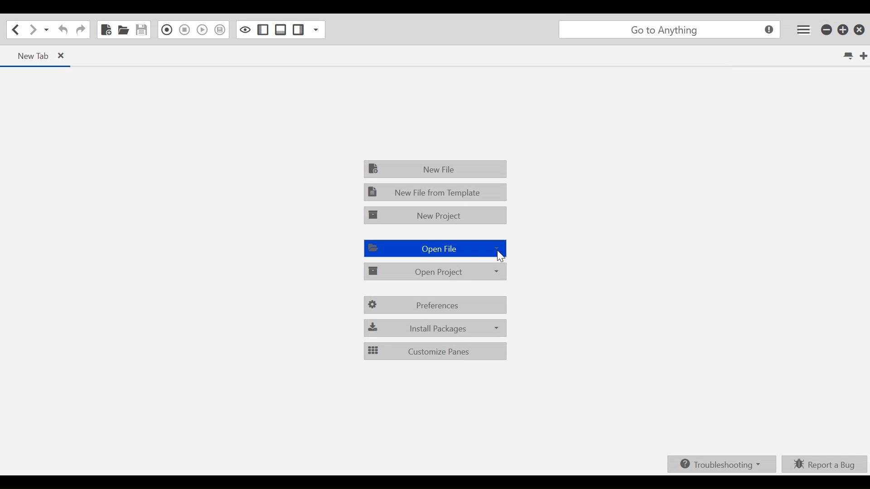 The image size is (870, 489). Describe the element at coordinates (32, 29) in the screenshot. I see `Go forward one location` at that location.